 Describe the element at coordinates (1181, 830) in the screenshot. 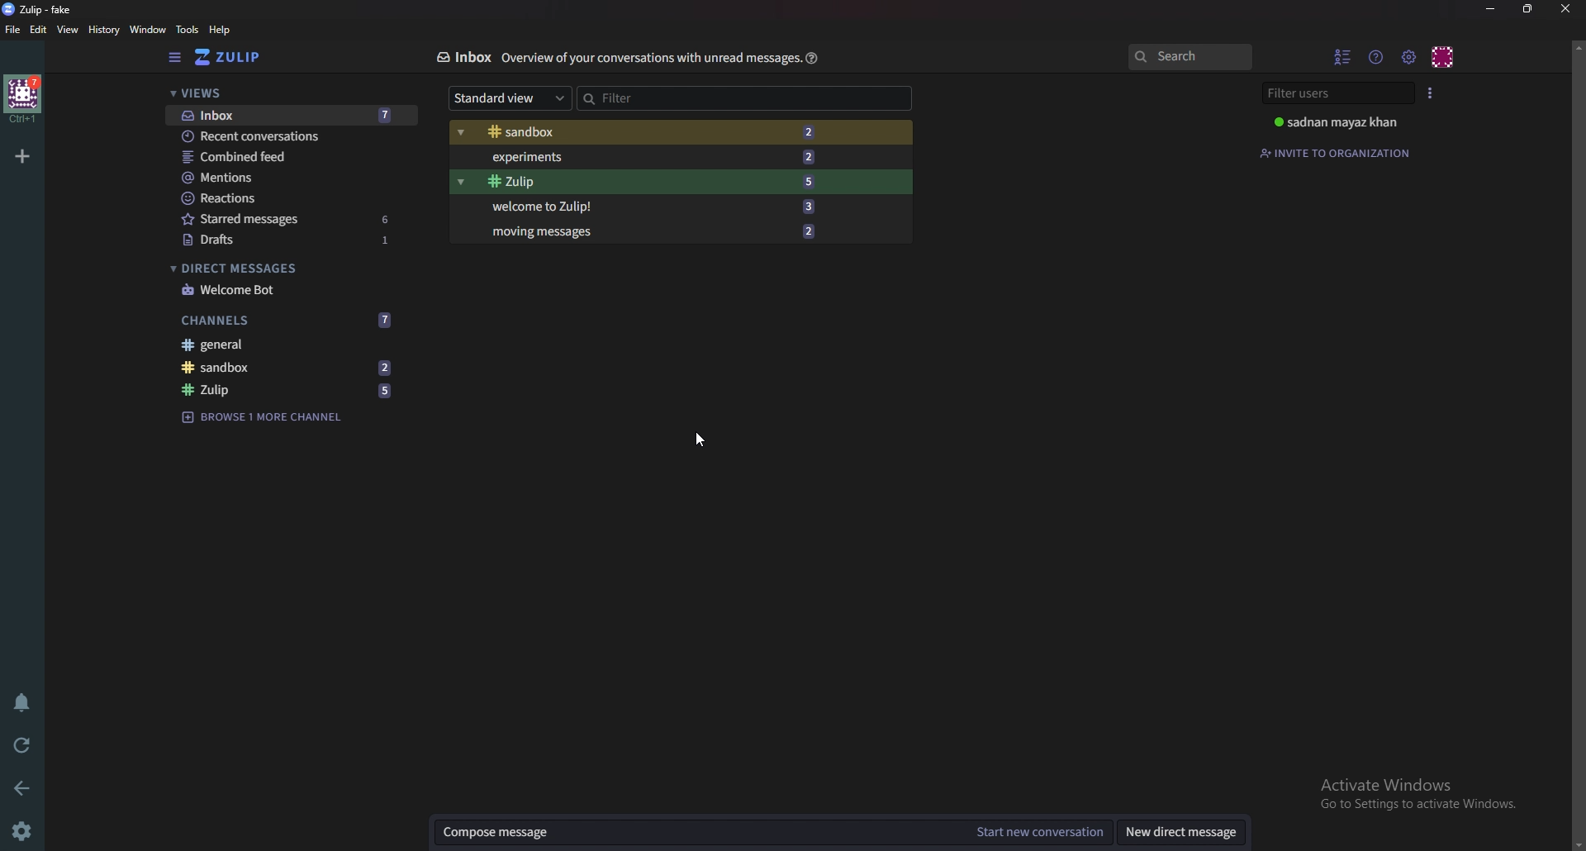

I see `New direct message` at that location.